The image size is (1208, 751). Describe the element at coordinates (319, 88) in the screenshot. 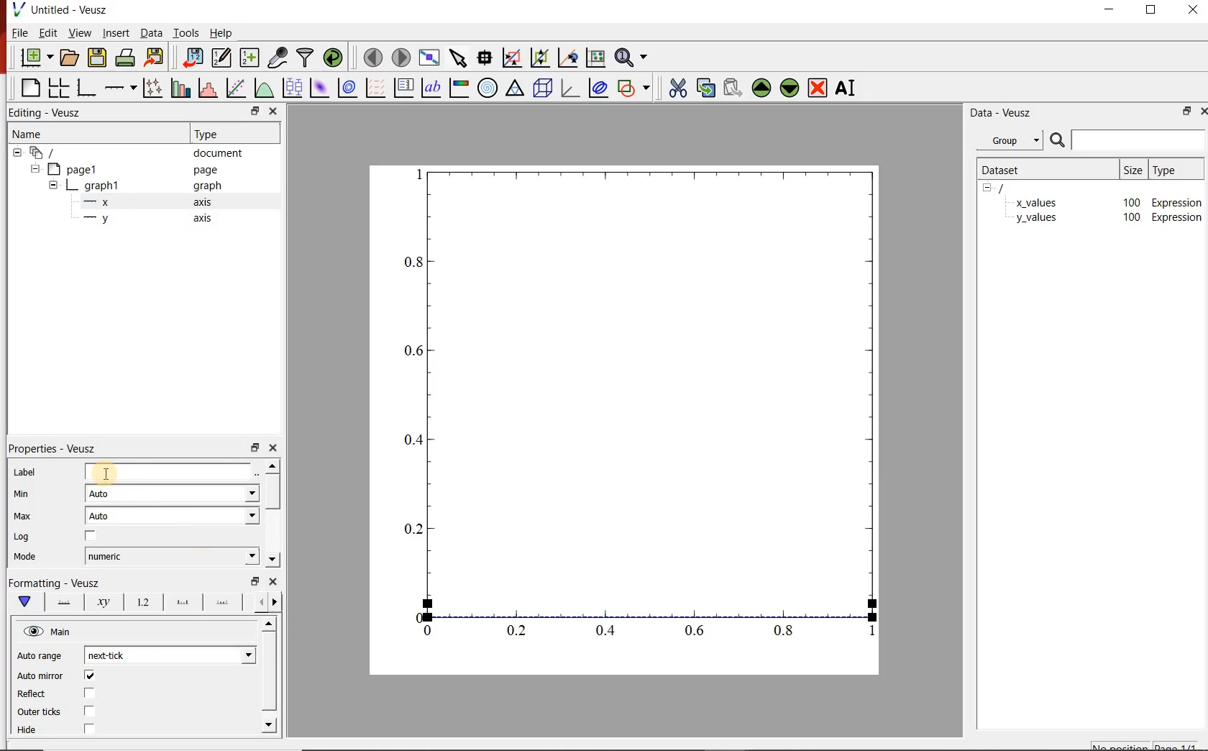

I see `plot 2d dataset as an image` at that location.